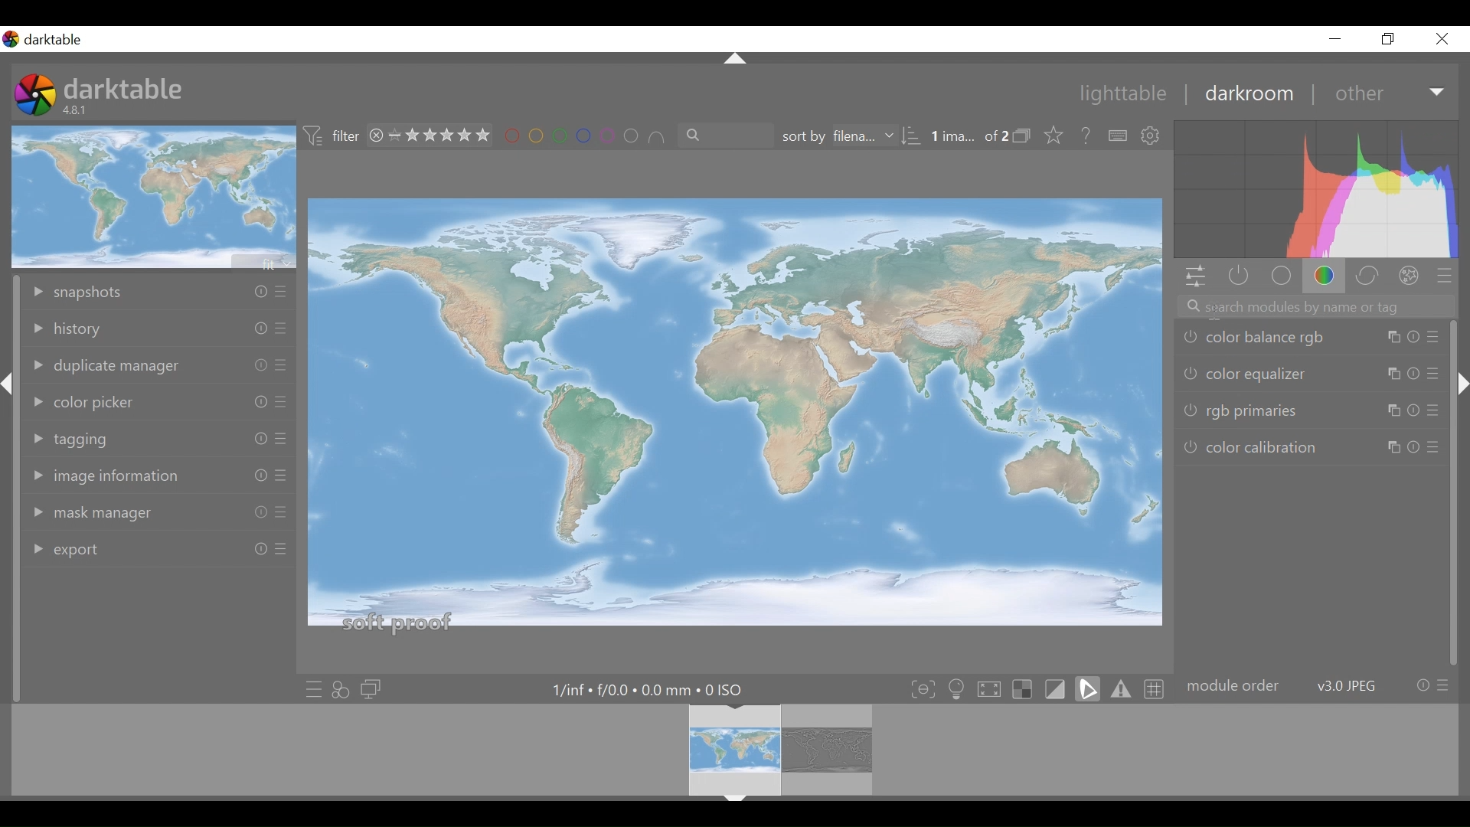 The image size is (1470, 827). I want to click on export, so click(157, 547).